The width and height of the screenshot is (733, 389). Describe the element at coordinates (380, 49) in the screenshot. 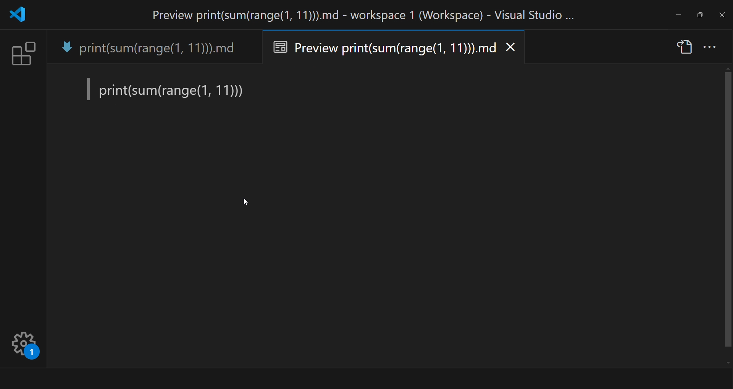

I see `preview tab name` at that location.